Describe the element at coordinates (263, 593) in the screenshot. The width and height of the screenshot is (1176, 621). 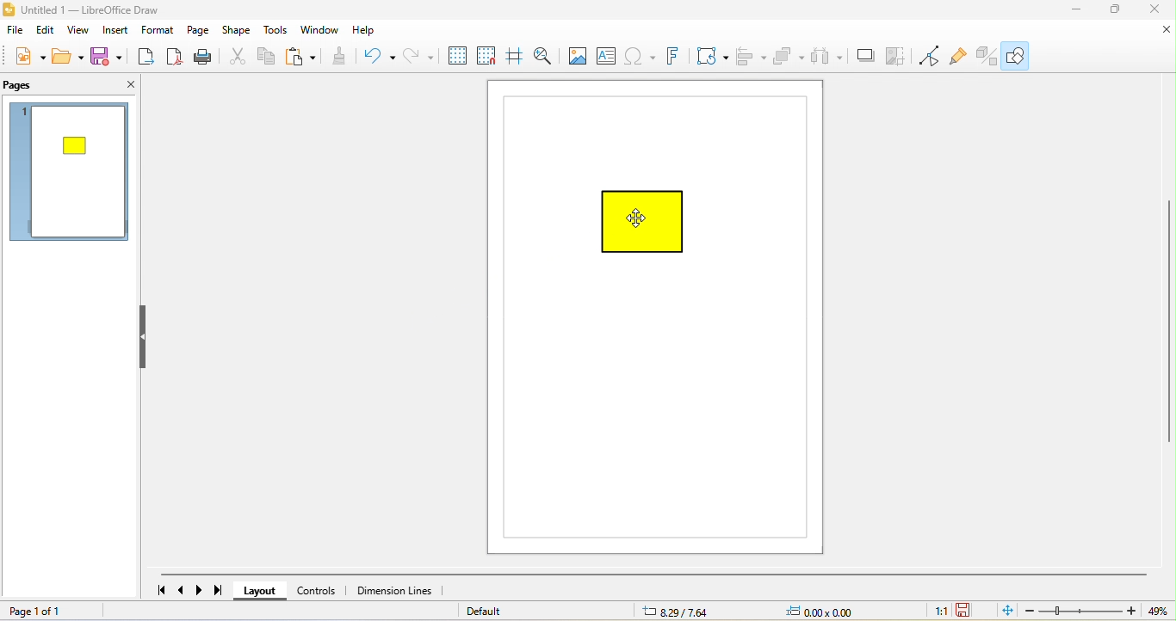
I see `layout` at that location.